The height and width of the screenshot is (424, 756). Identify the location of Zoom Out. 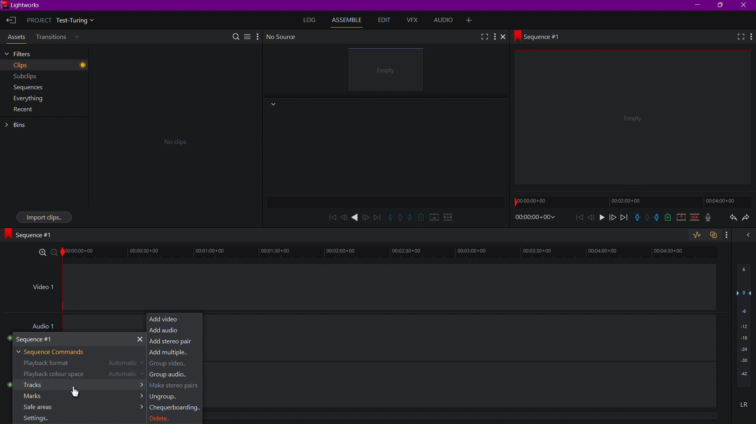
(56, 253).